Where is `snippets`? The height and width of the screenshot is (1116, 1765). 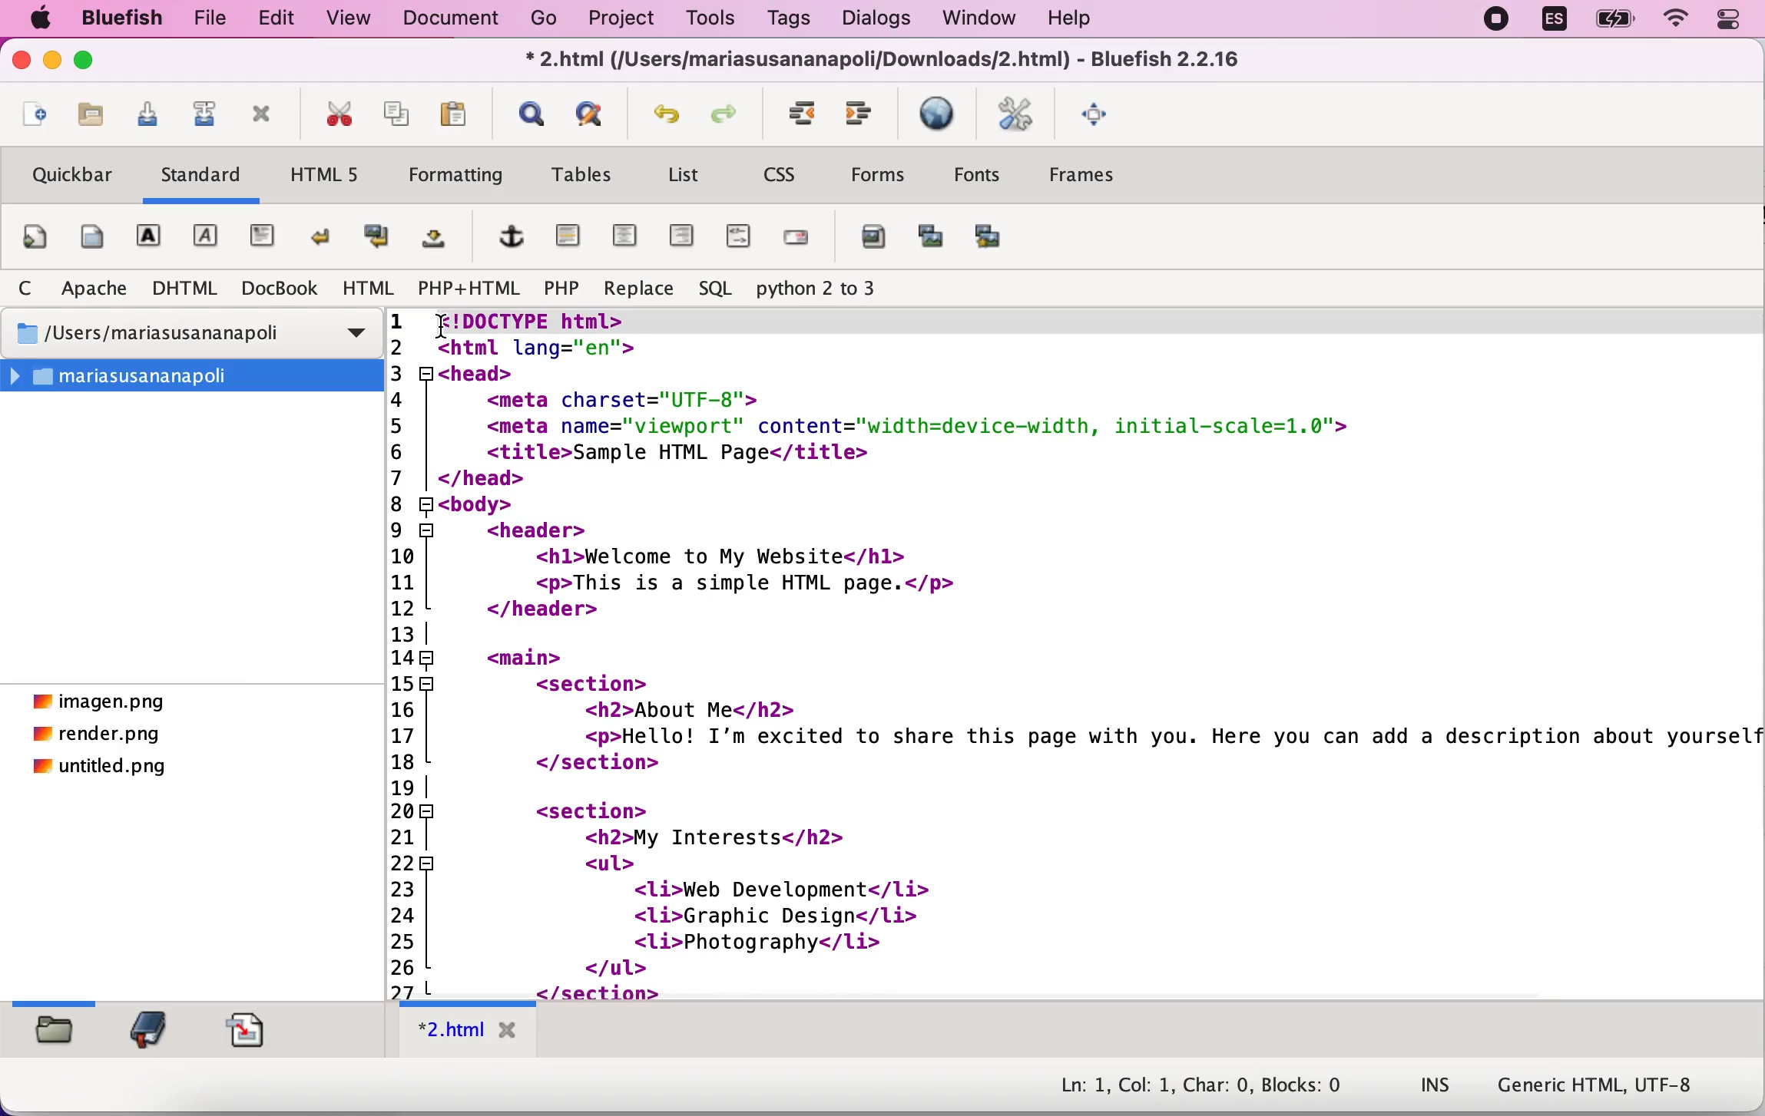
snippets is located at coordinates (251, 1032).